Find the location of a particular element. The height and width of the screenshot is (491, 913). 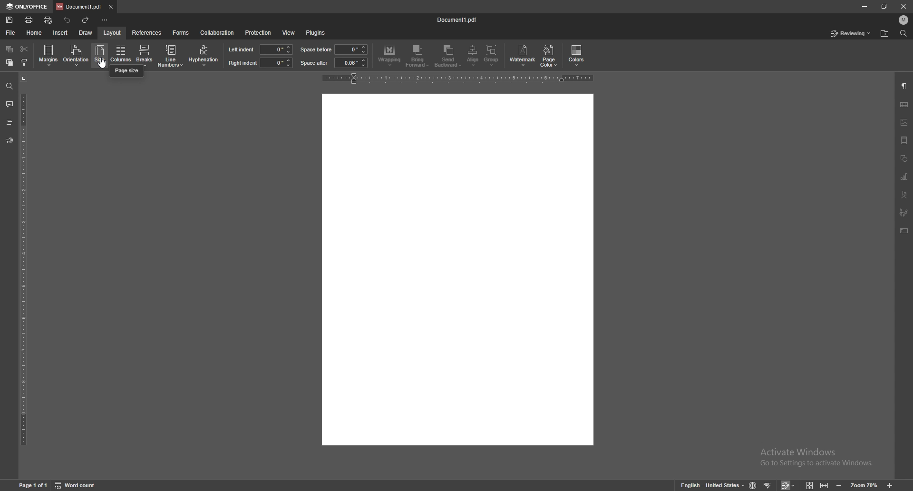

zoom 70% is located at coordinates (864, 485).